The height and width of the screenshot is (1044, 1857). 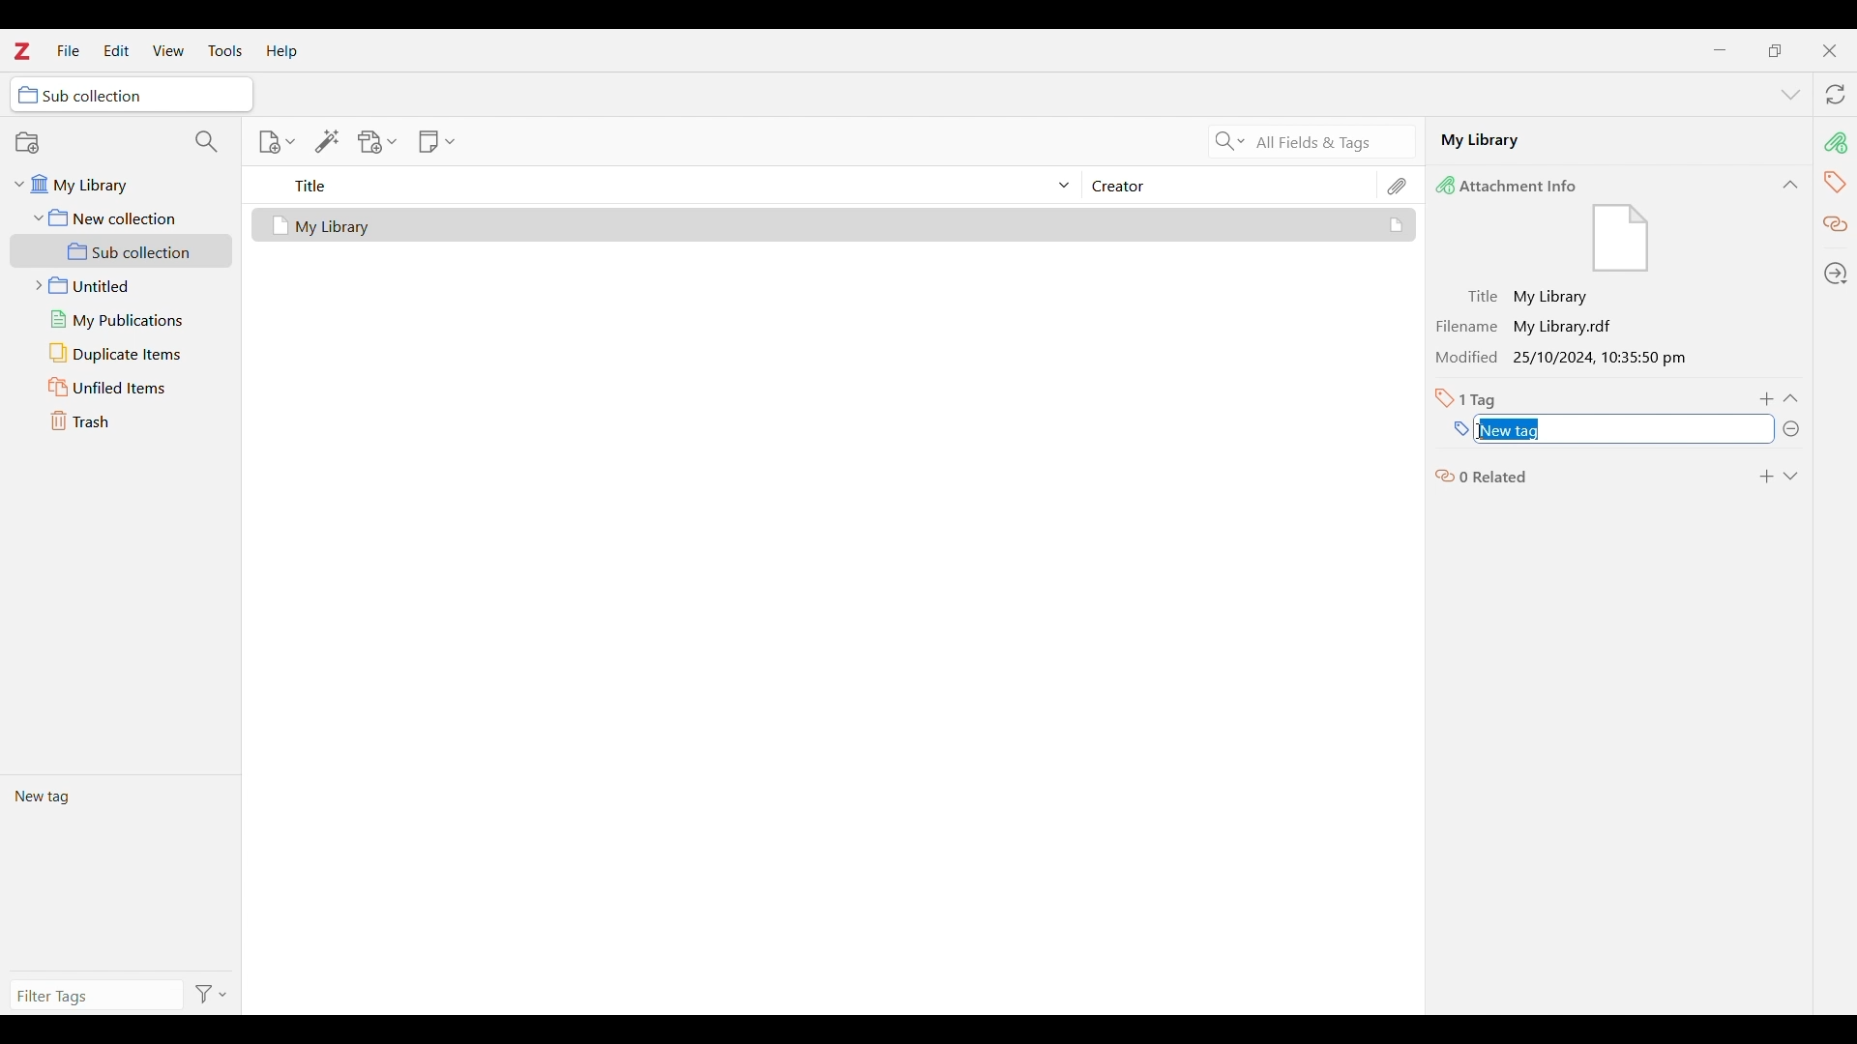 What do you see at coordinates (1230, 140) in the screenshot?
I see `Search criteria options` at bounding box center [1230, 140].